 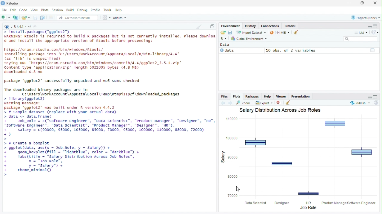 What do you see at coordinates (35, 18) in the screenshot?
I see `Save current document` at bounding box center [35, 18].